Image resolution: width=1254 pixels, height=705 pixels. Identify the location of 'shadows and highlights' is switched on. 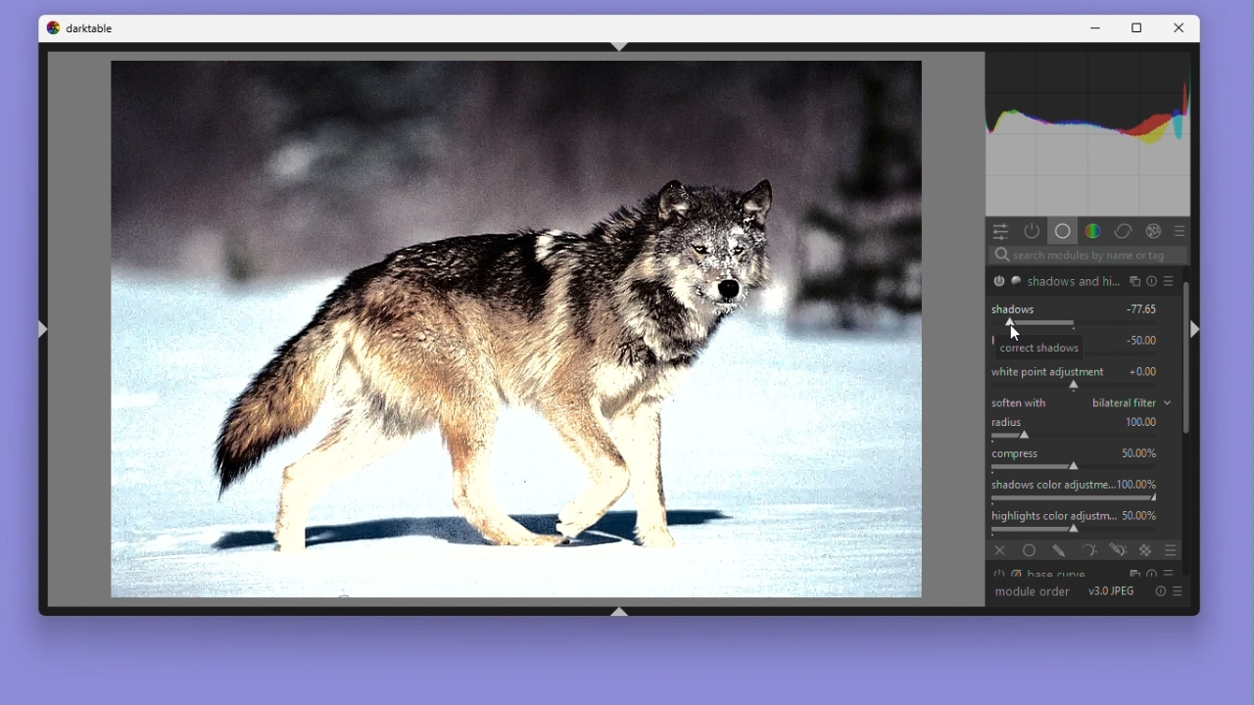
(1005, 282).